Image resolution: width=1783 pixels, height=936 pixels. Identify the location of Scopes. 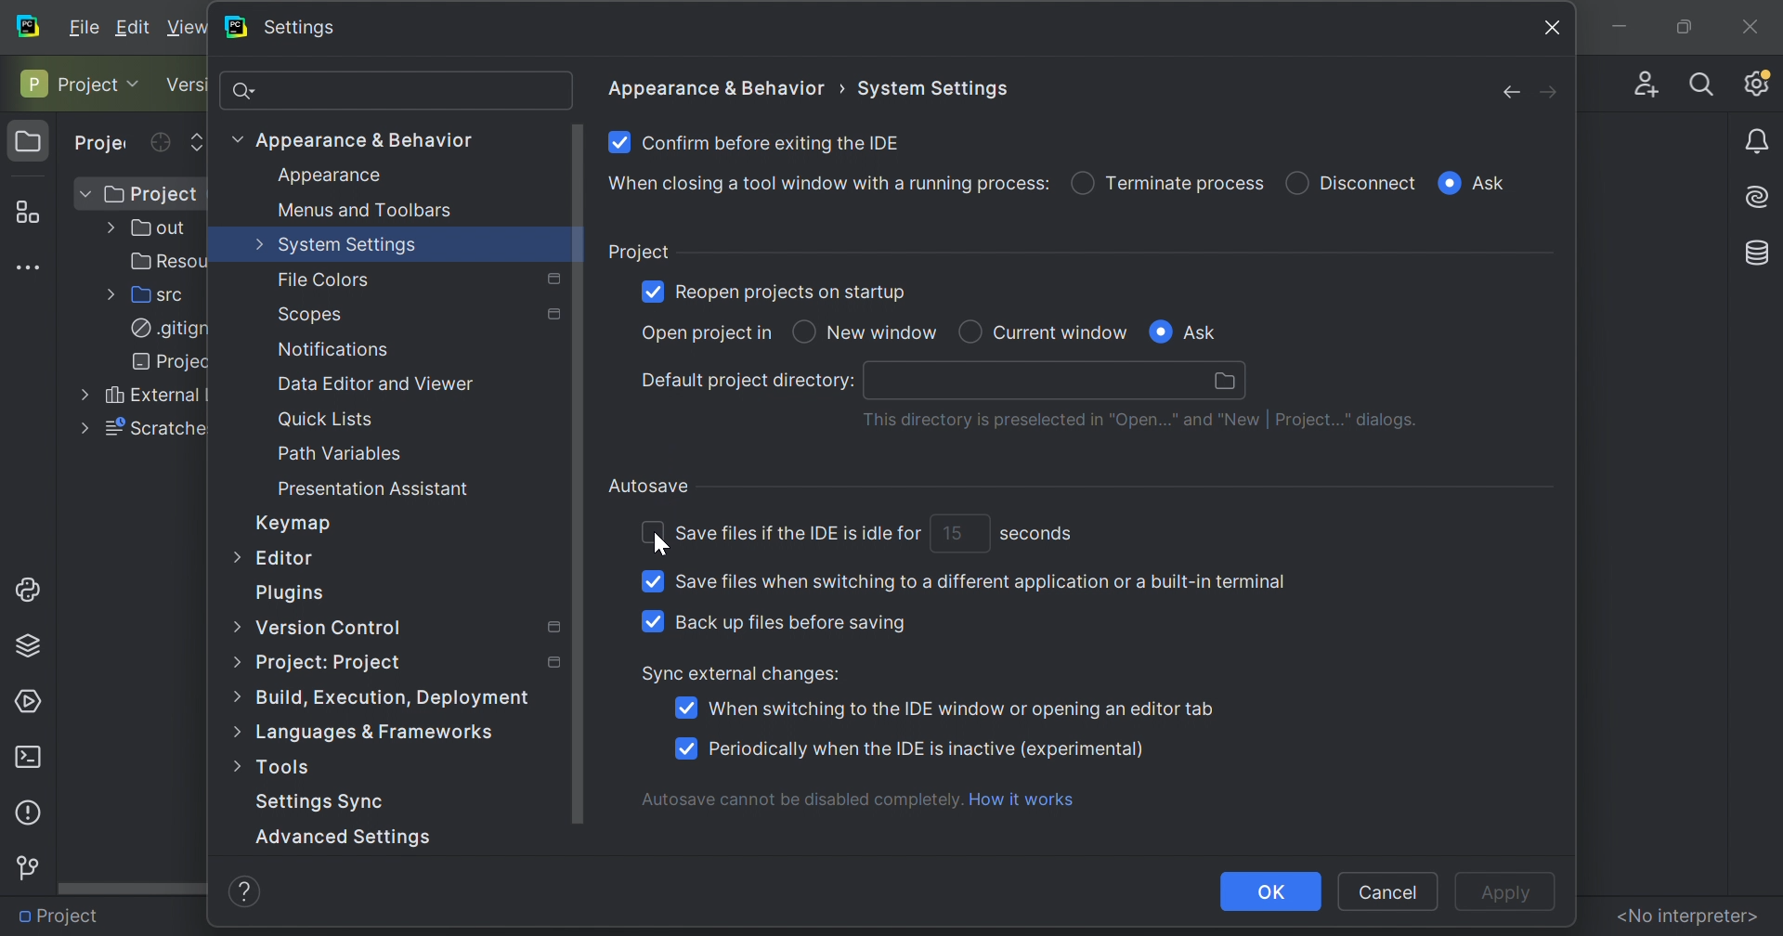
(313, 315).